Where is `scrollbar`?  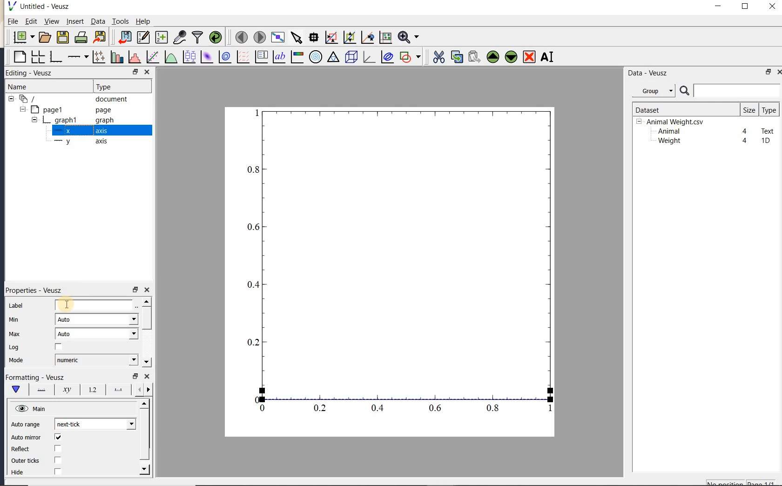
scrollbar is located at coordinates (146, 332).